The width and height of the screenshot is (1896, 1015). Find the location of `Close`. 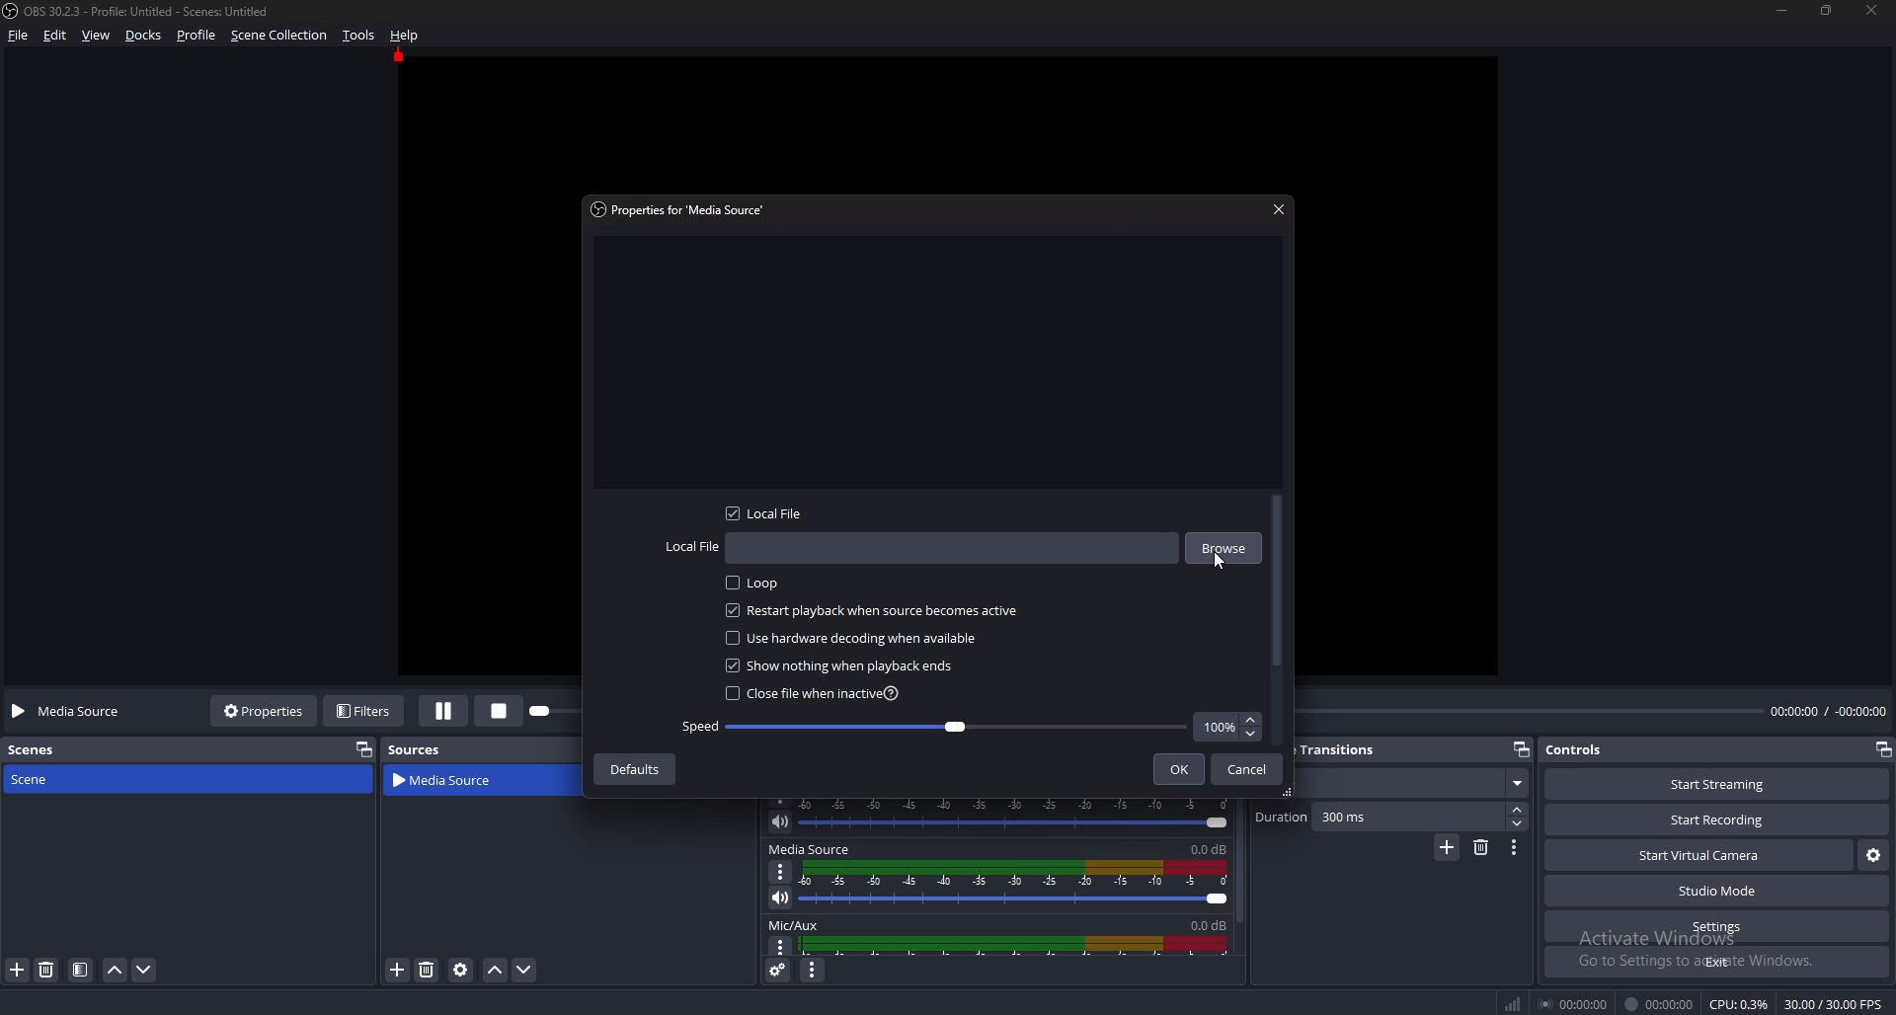

Close is located at coordinates (1277, 208).